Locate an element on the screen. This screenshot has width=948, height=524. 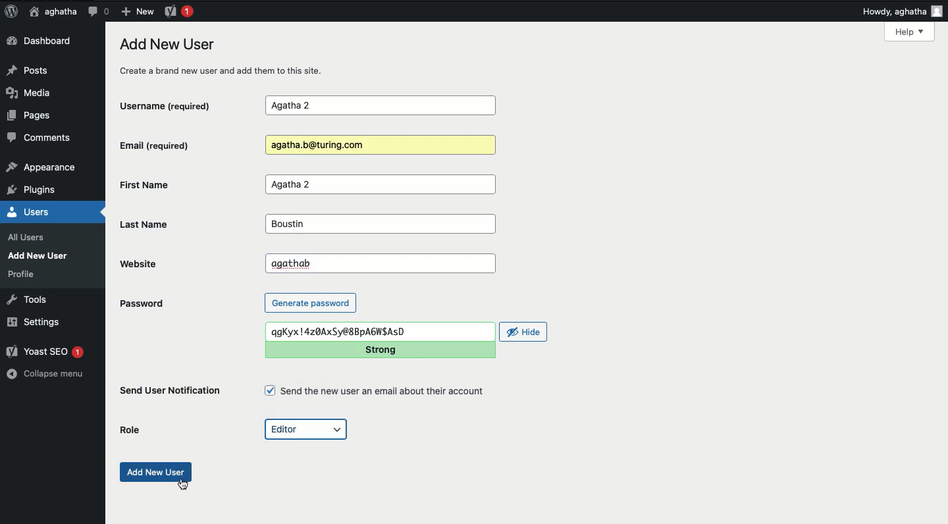
Agatha.b@turing.com is located at coordinates (378, 145).